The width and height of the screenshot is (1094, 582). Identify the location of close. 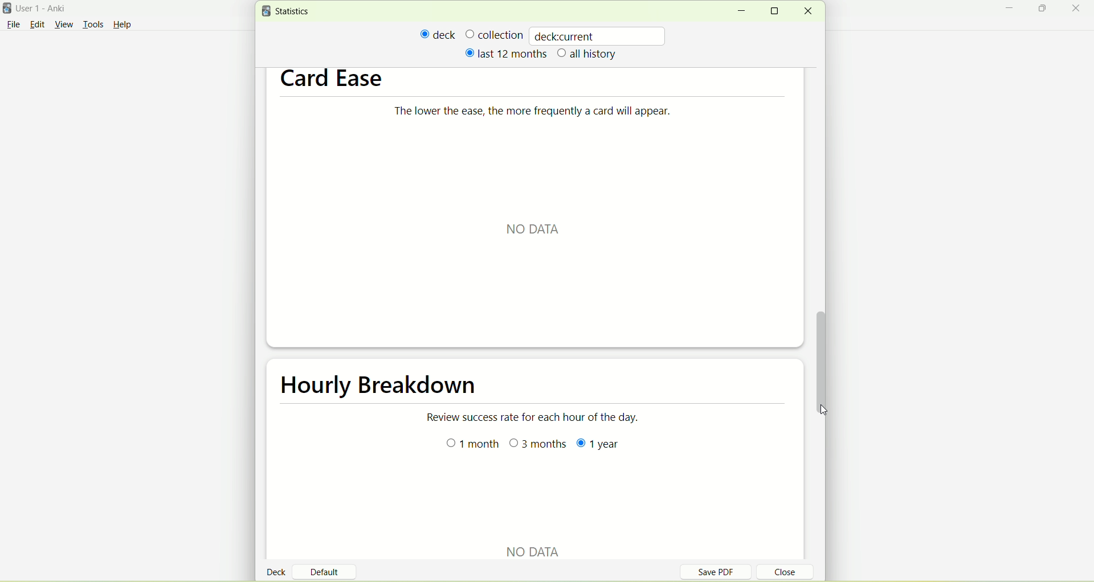
(1078, 9).